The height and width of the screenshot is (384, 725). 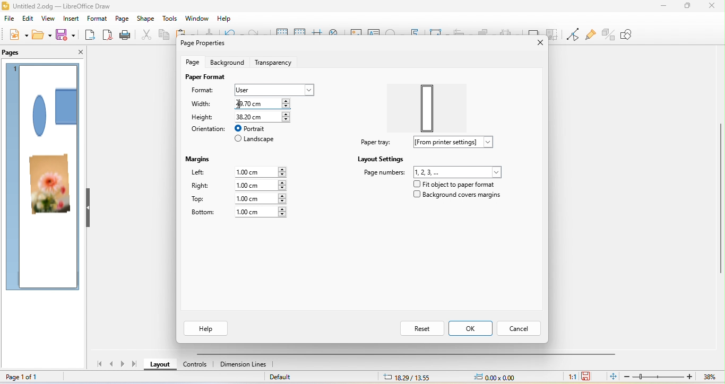 I want to click on zoom, so click(x=671, y=377).